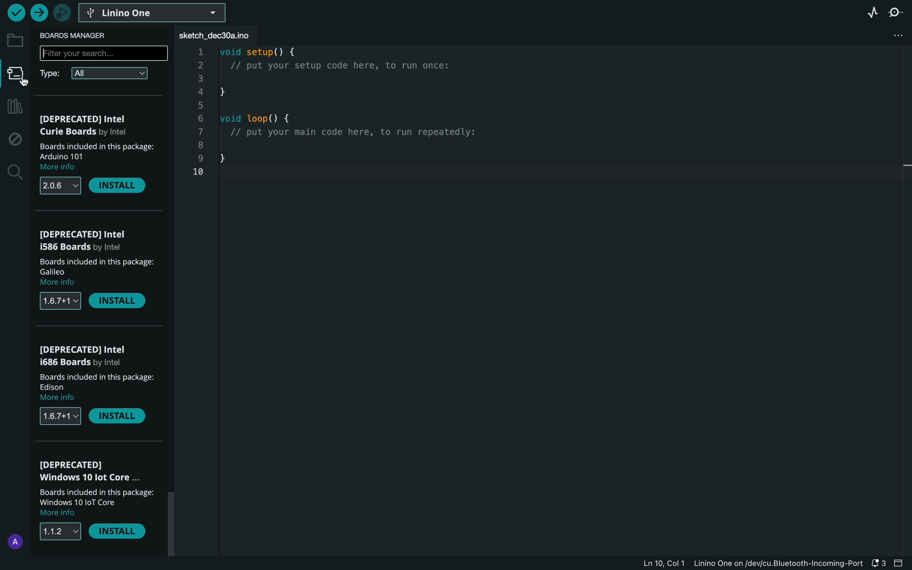 The width and height of the screenshot is (912, 570). Describe the element at coordinates (60, 530) in the screenshot. I see `versions` at that location.